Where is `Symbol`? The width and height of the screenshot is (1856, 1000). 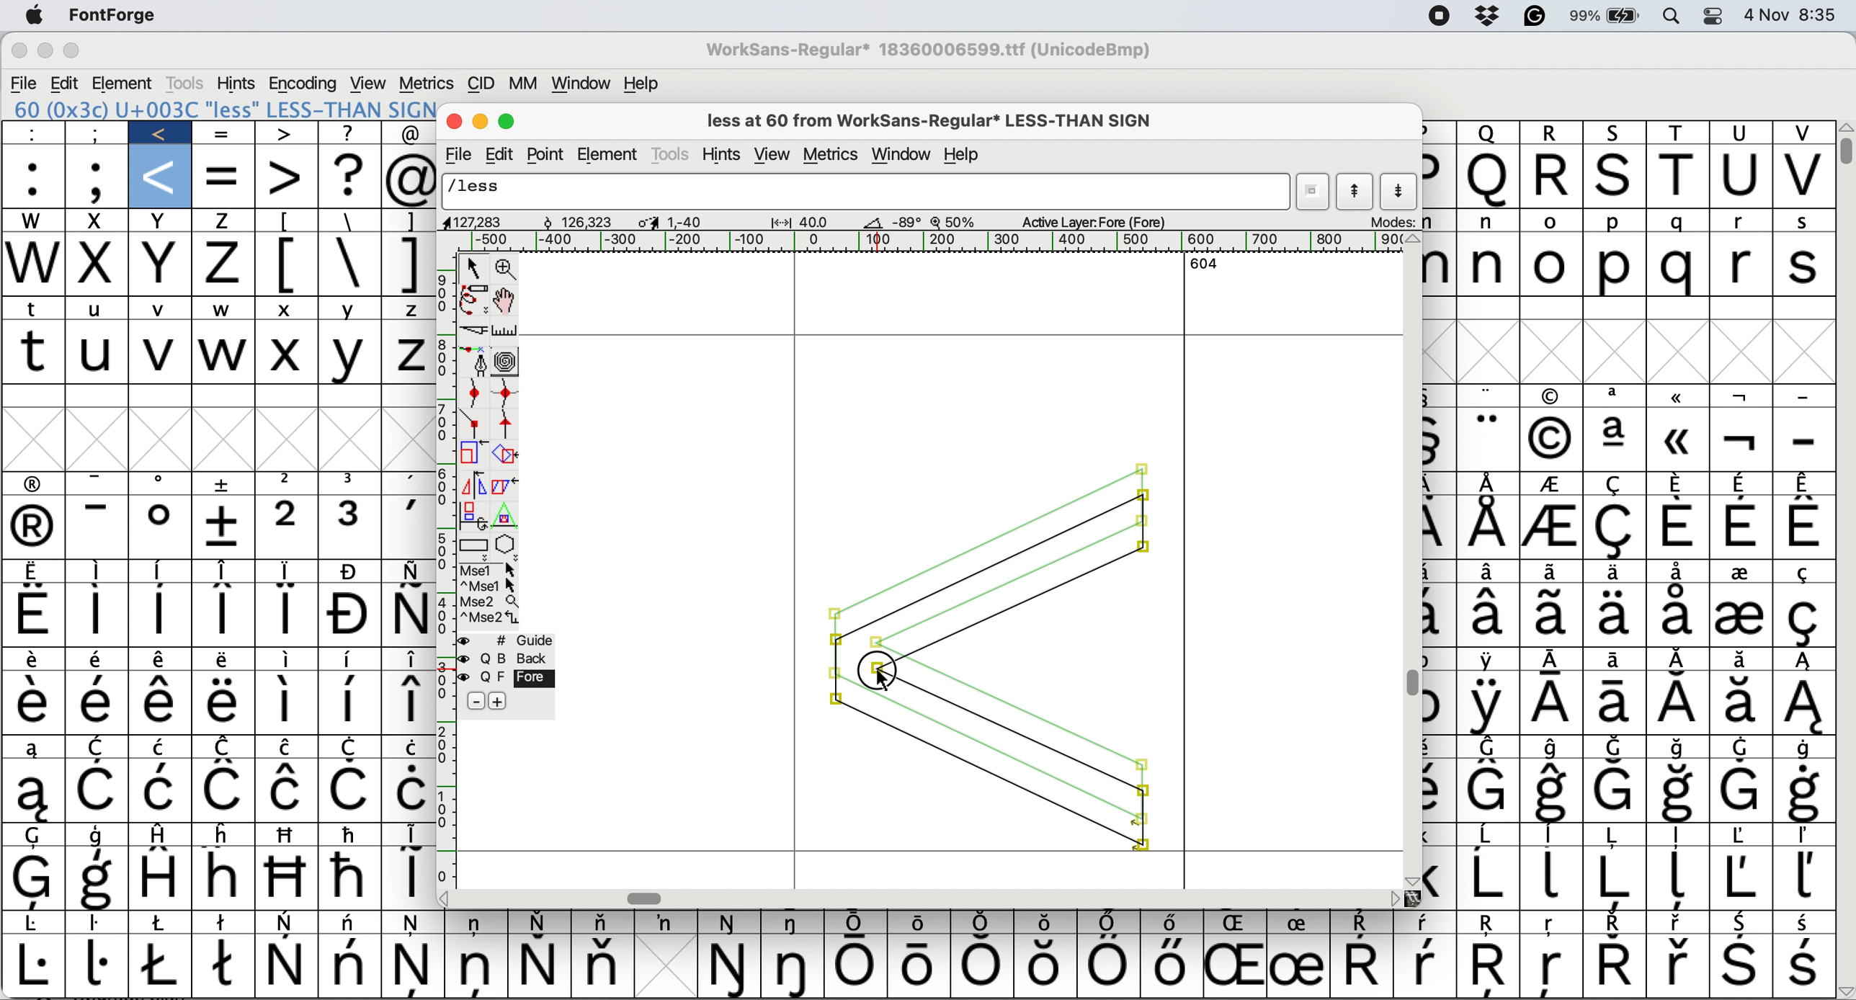 Symbol is located at coordinates (351, 964).